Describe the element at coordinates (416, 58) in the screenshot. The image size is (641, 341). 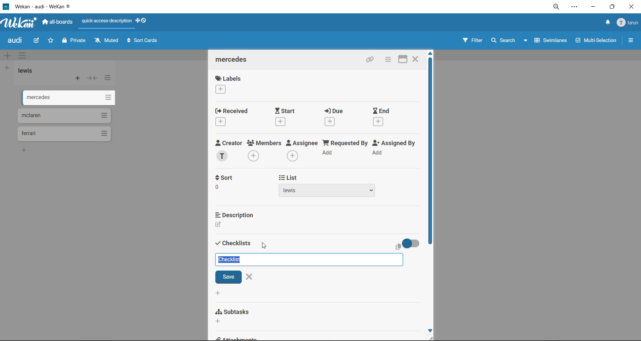
I see `close` at that location.